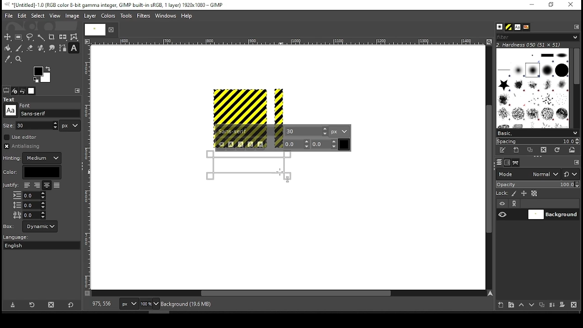 Image resolution: width=583 pixels, height=328 pixels. I want to click on smudge tool, so click(53, 48).